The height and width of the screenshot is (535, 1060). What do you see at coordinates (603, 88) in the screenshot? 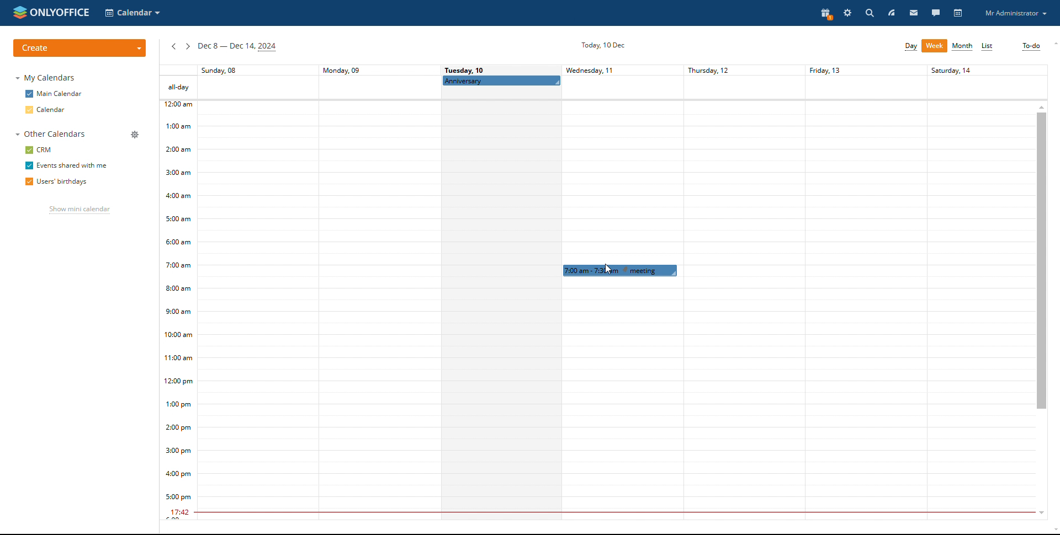
I see `all day events` at bounding box center [603, 88].